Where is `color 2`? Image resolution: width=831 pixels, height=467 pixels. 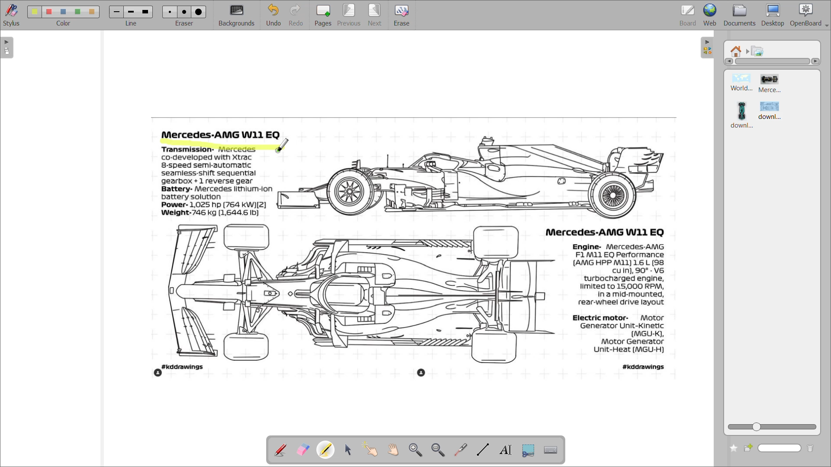
color 2 is located at coordinates (48, 12).